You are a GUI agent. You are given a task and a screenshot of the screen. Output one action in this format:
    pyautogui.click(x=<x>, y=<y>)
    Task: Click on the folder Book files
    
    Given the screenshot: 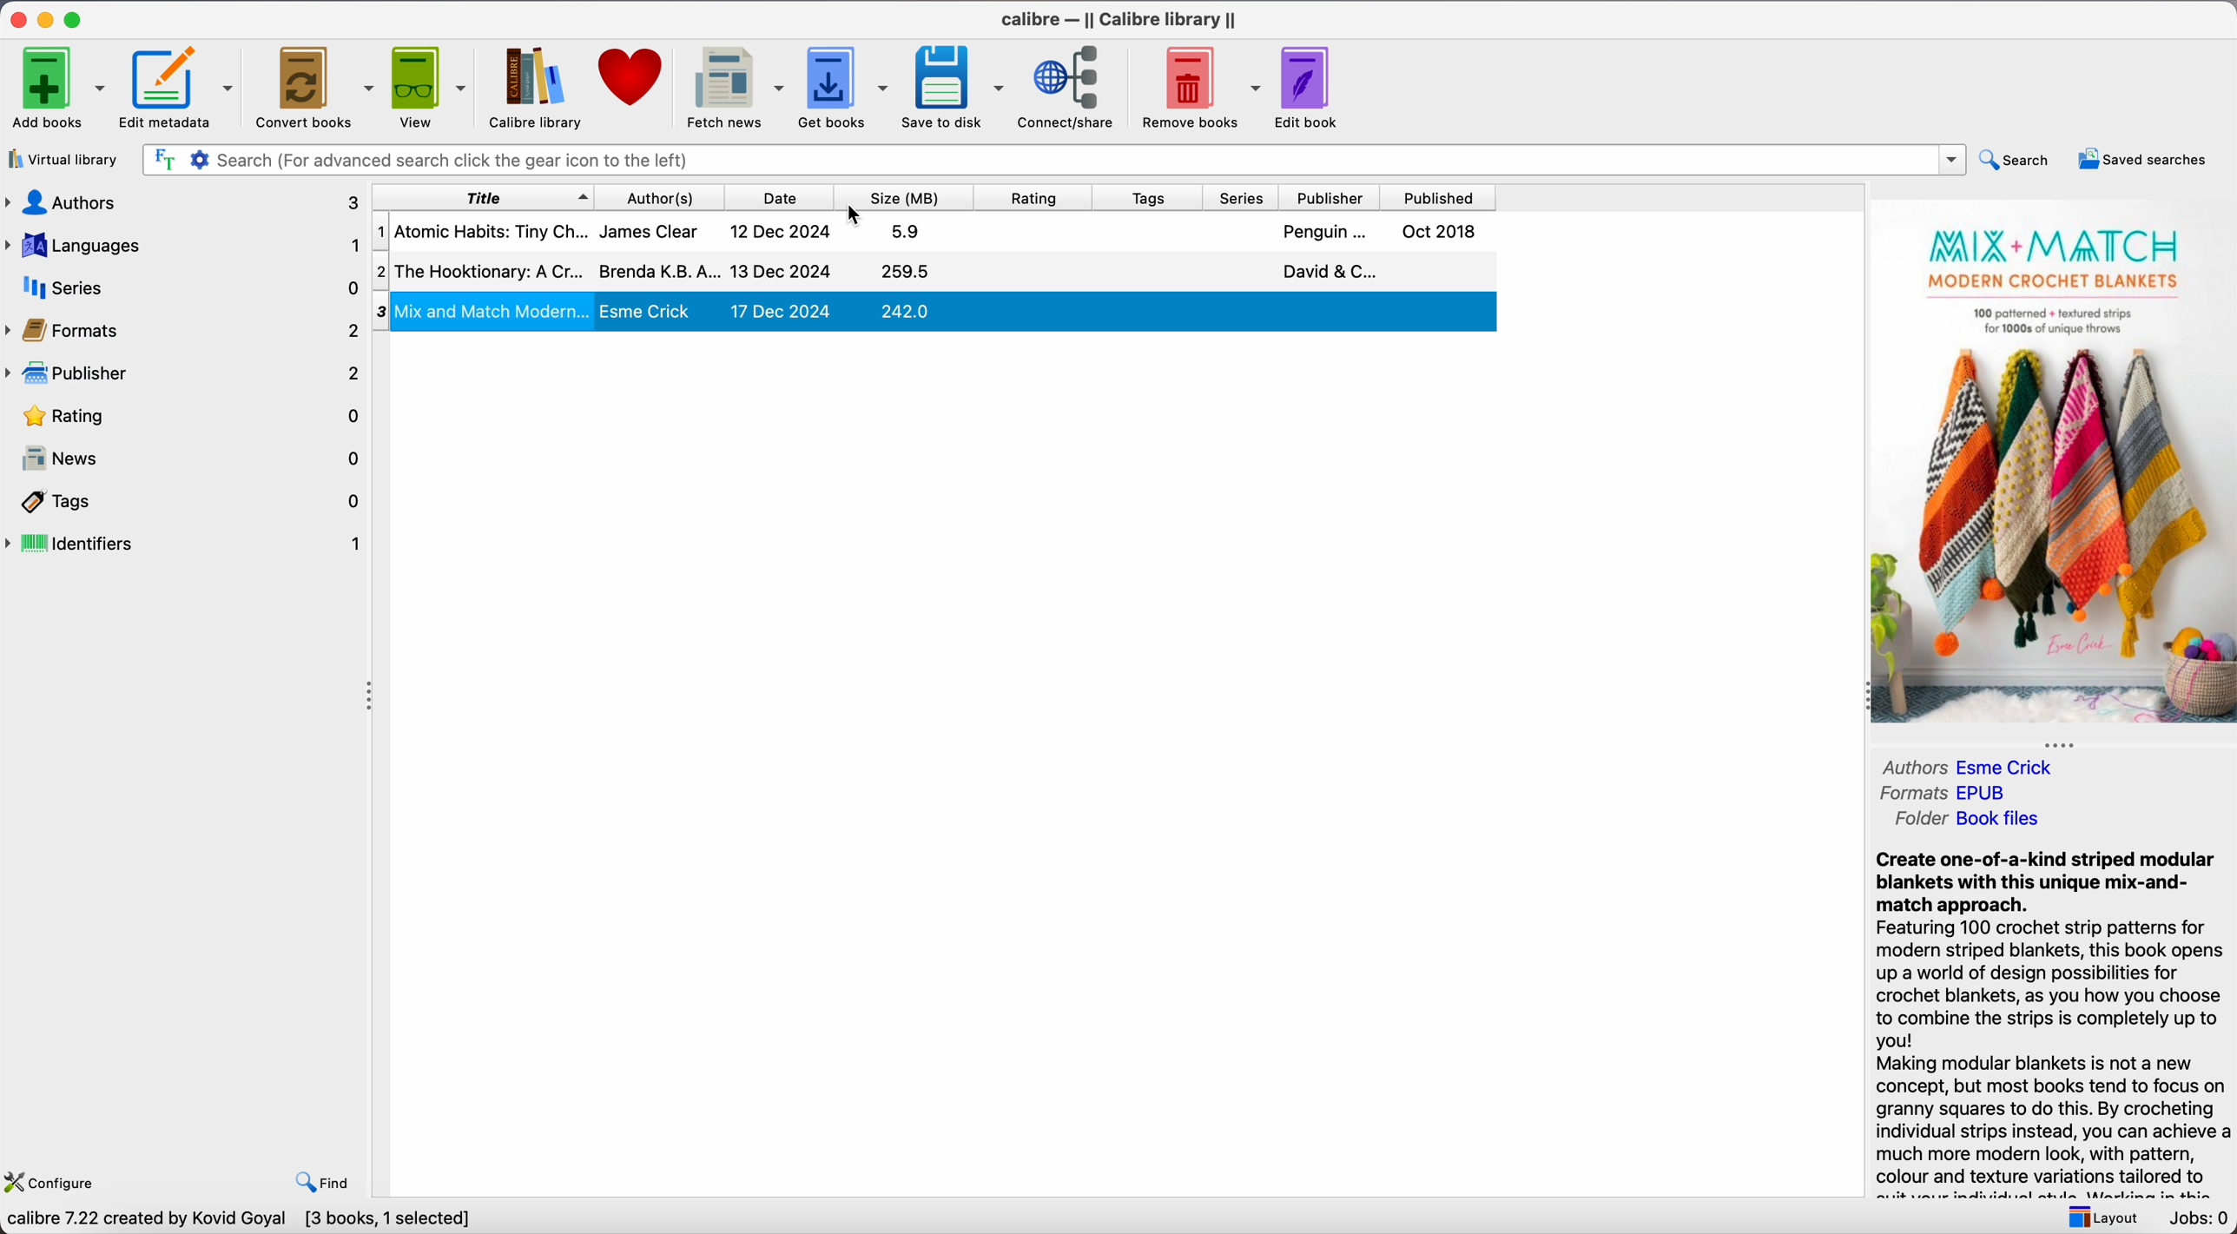 What is the action you would take?
    pyautogui.click(x=1970, y=819)
    